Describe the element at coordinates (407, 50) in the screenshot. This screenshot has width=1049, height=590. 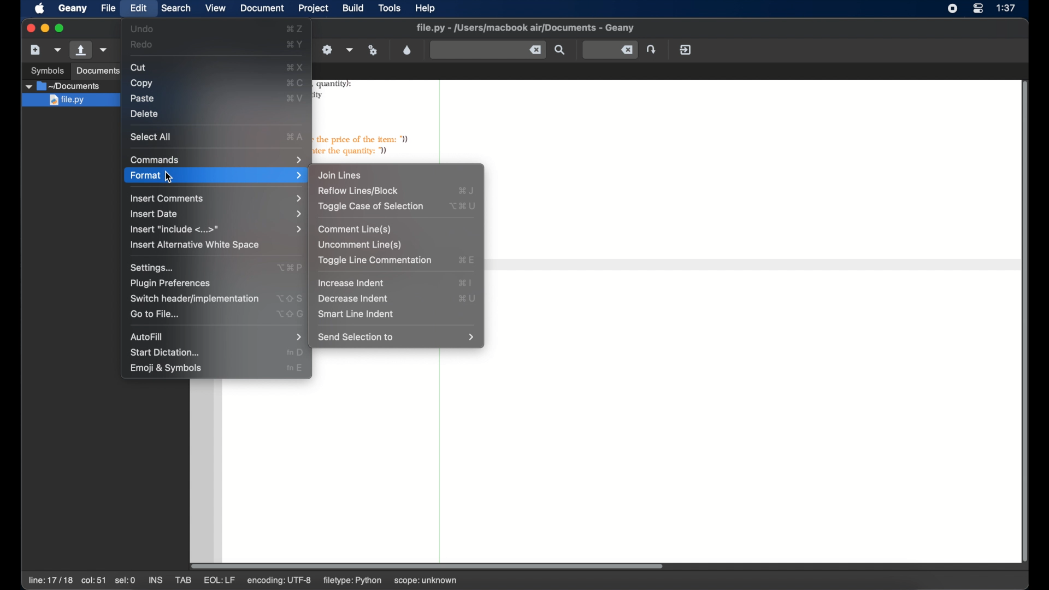
I see `color chooser dialog` at that location.